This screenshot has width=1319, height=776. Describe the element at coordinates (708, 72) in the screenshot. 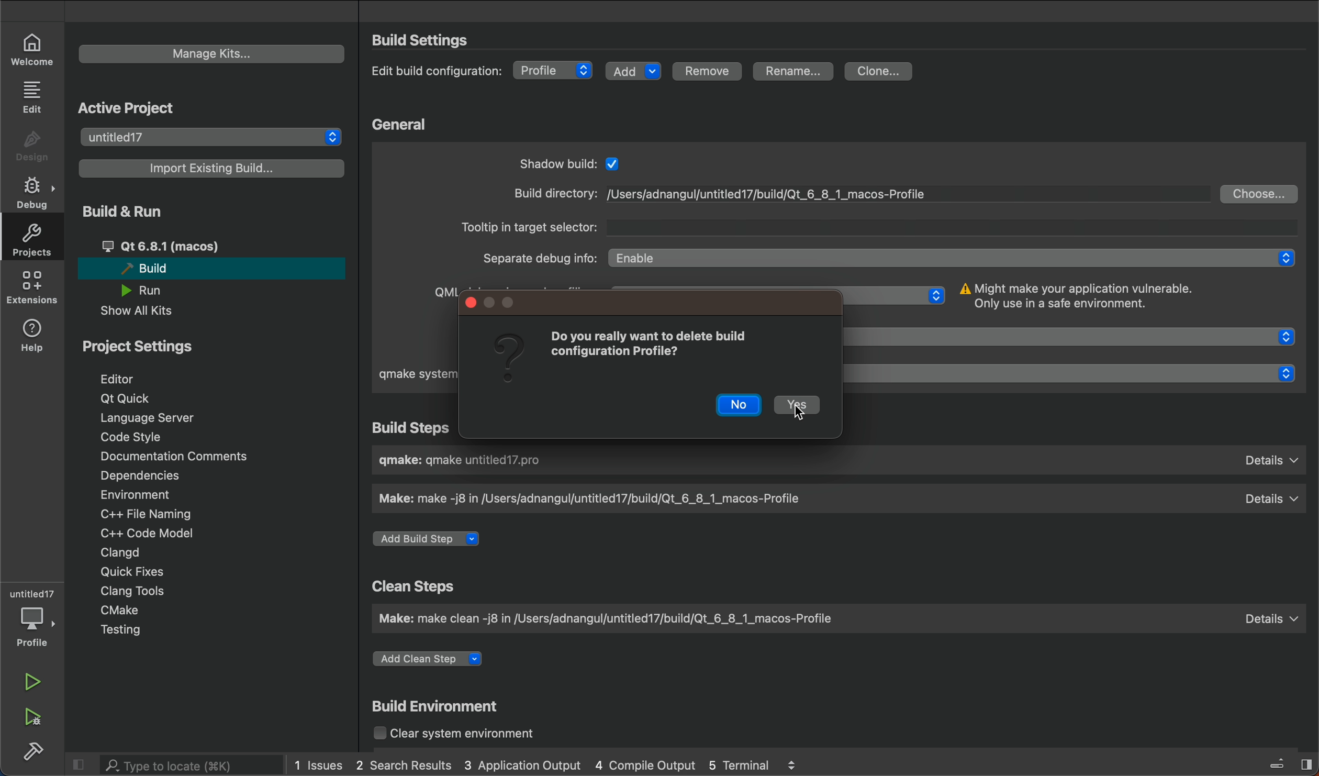

I see `remove` at that location.